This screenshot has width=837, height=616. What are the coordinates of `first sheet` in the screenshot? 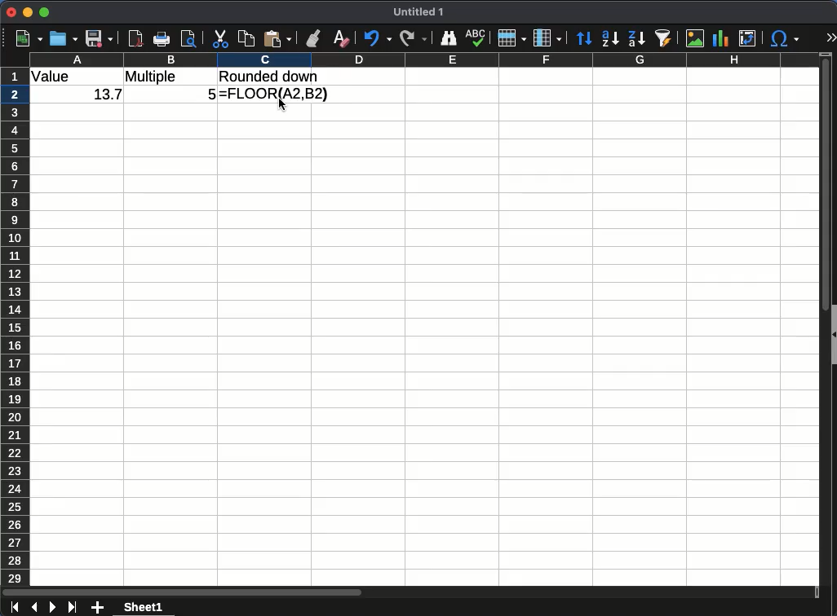 It's located at (15, 608).